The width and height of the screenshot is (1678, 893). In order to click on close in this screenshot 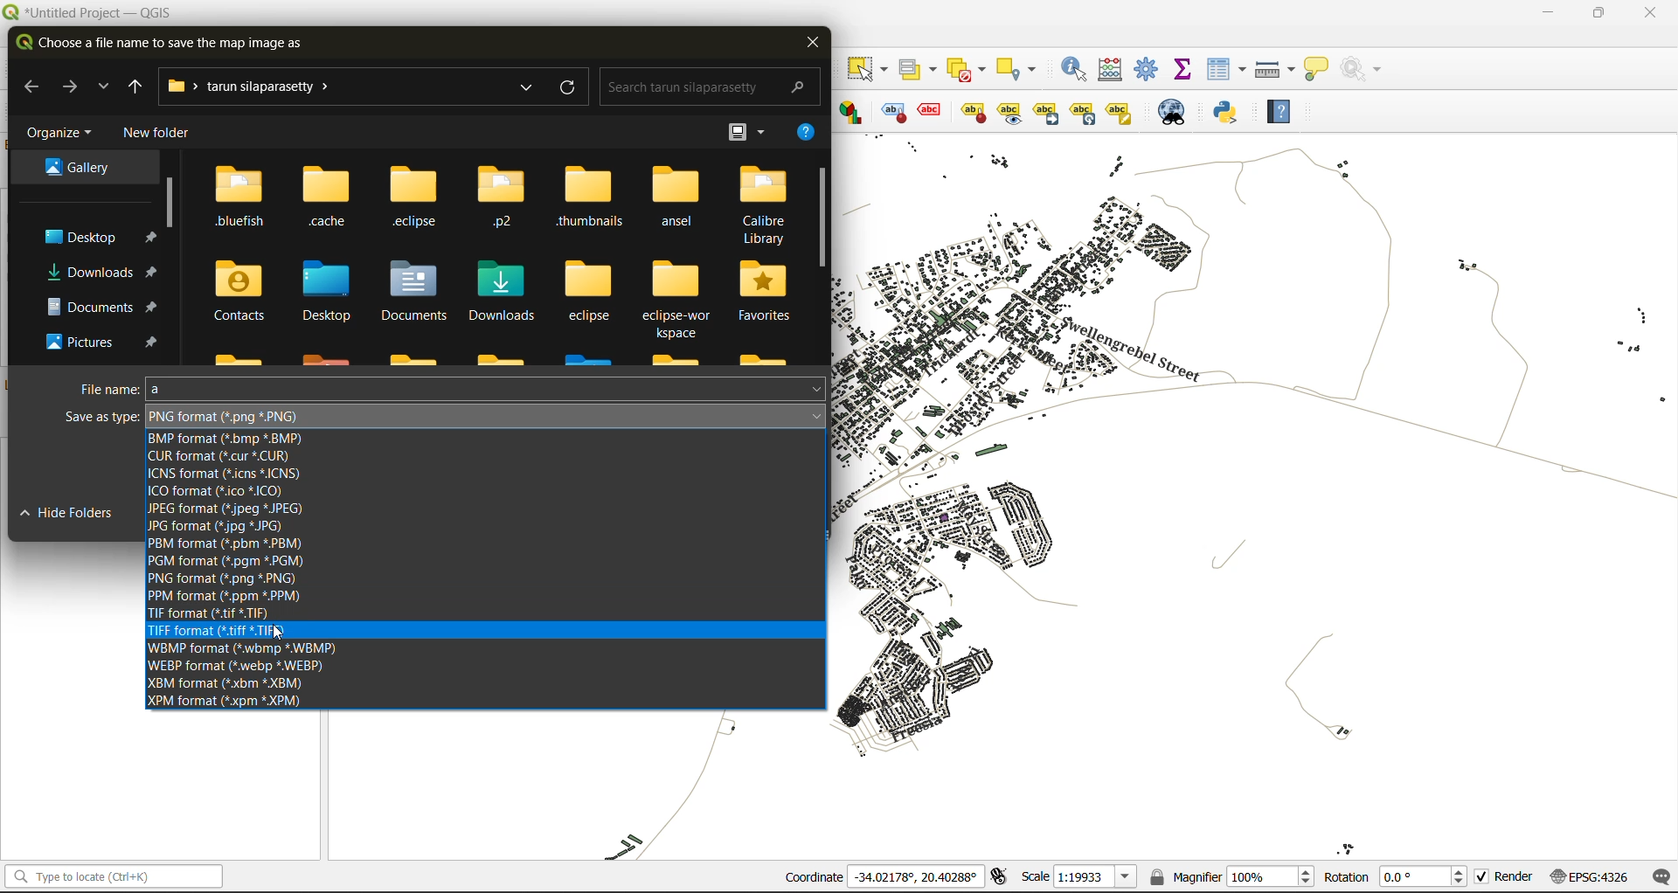, I will do `click(812, 44)`.